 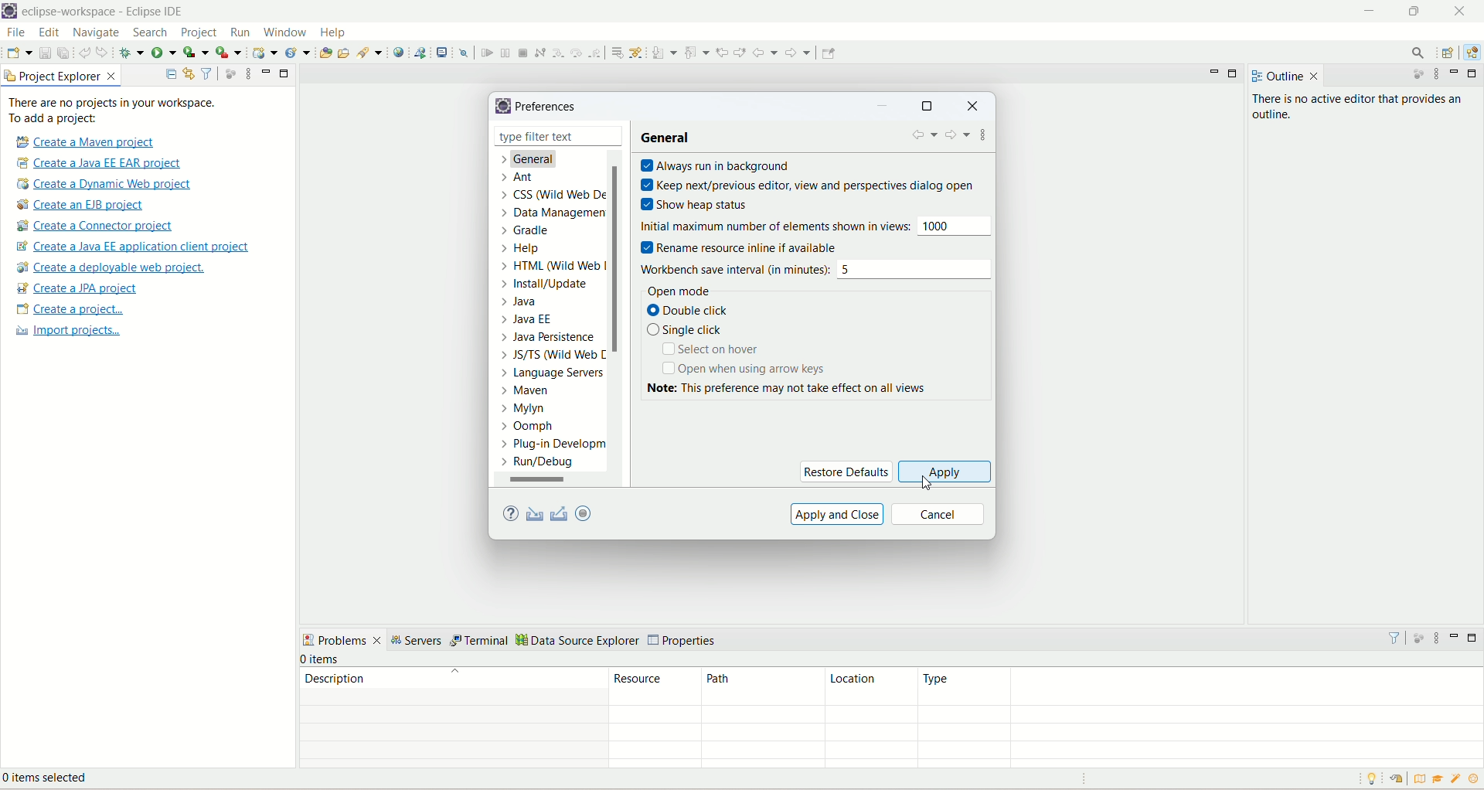 What do you see at coordinates (346, 54) in the screenshot?
I see `open task` at bounding box center [346, 54].